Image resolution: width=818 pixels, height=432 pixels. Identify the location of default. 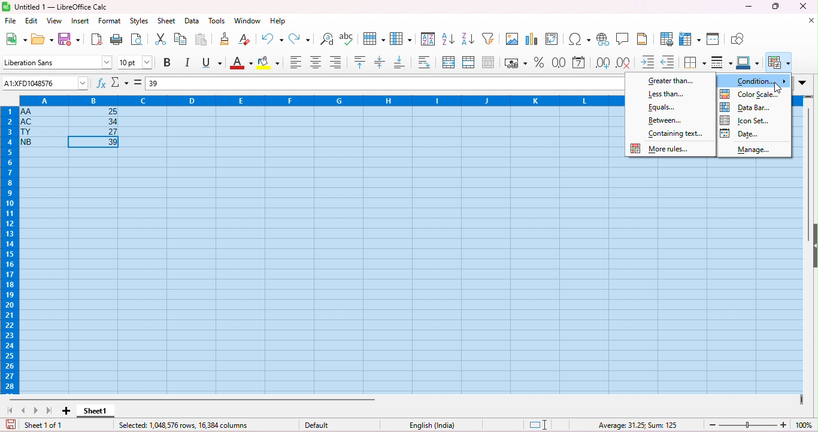
(321, 425).